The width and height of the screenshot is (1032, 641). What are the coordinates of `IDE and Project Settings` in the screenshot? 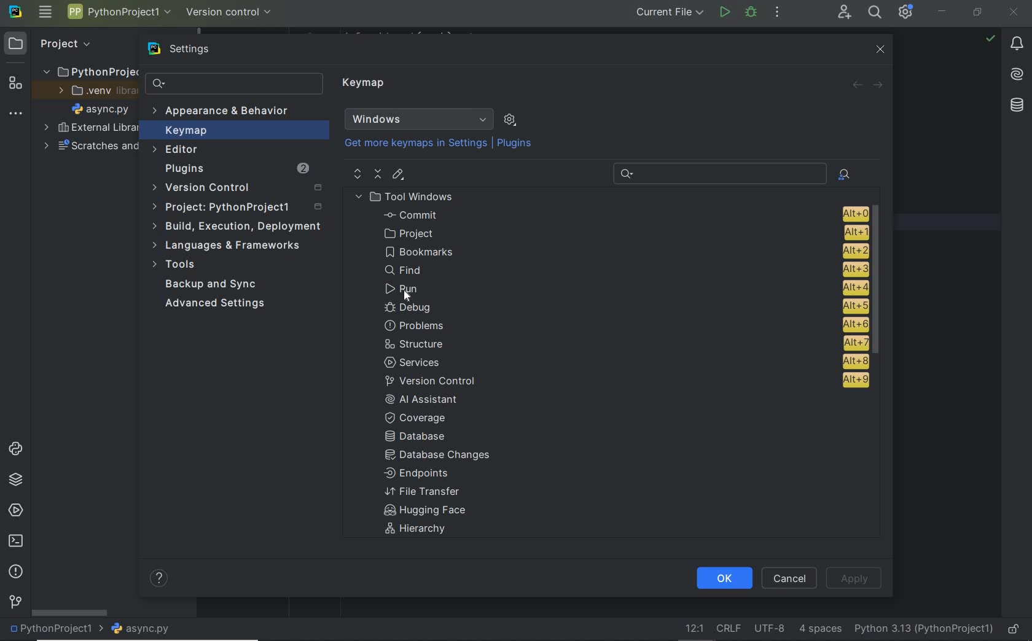 It's located at (906, 12).